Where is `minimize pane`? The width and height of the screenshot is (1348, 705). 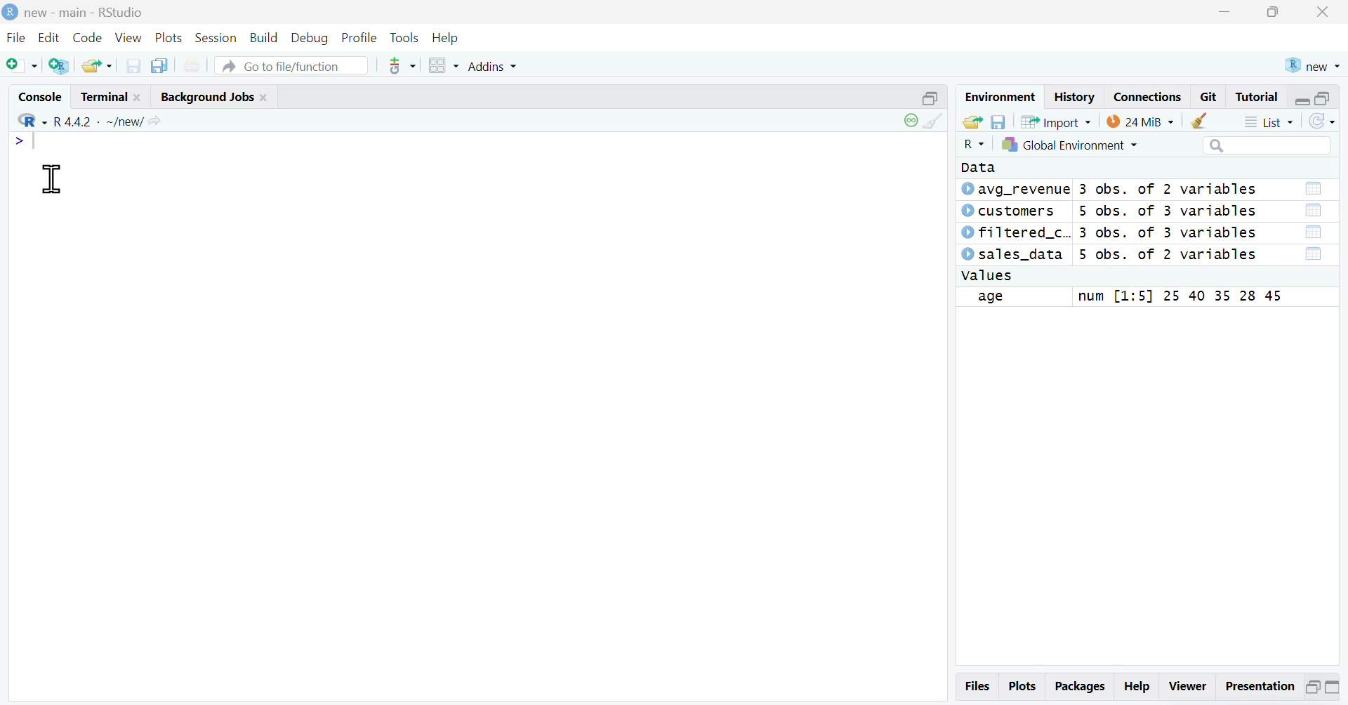
minimize pane is located at coordinates (1303, 100).